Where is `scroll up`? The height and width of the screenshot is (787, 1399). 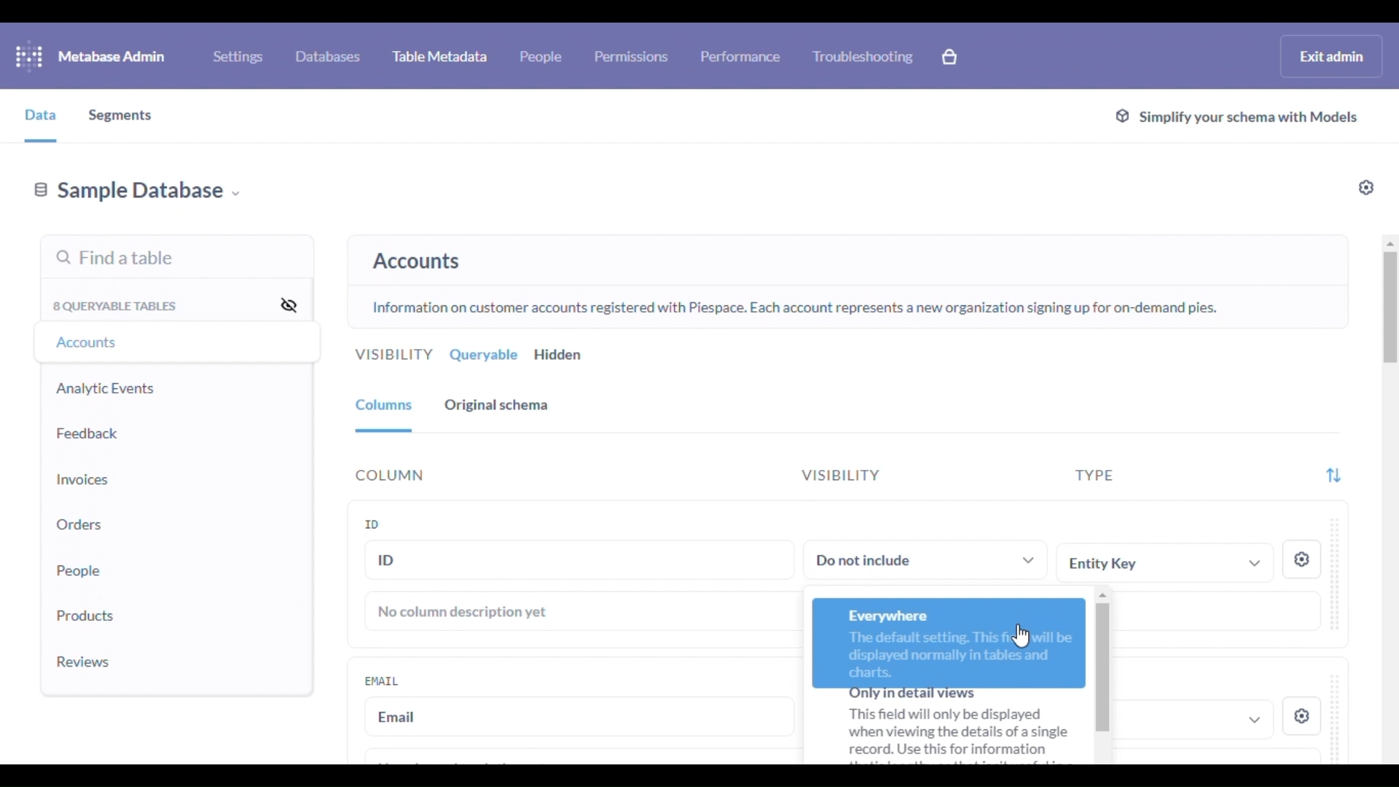 scroll up is located at coordinates (1387, 243).